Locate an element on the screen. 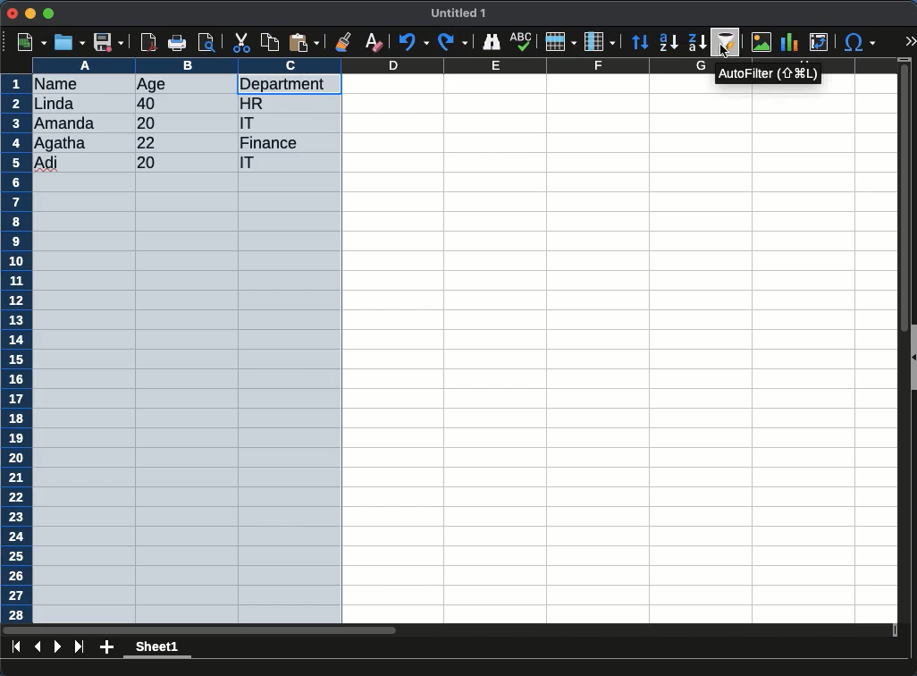  clone formatting is located at coordinates (345, 41).